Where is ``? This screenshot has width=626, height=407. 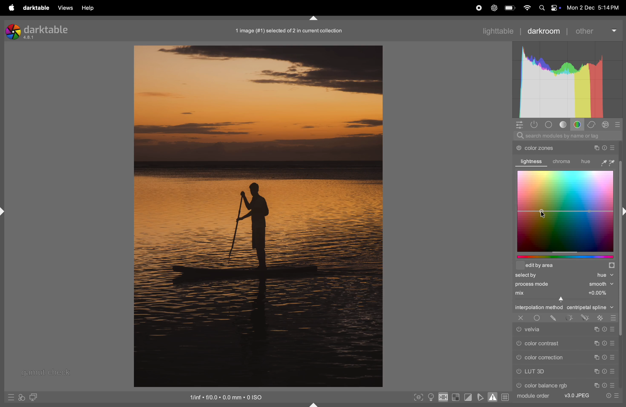  is located at coordinates (622, 266).